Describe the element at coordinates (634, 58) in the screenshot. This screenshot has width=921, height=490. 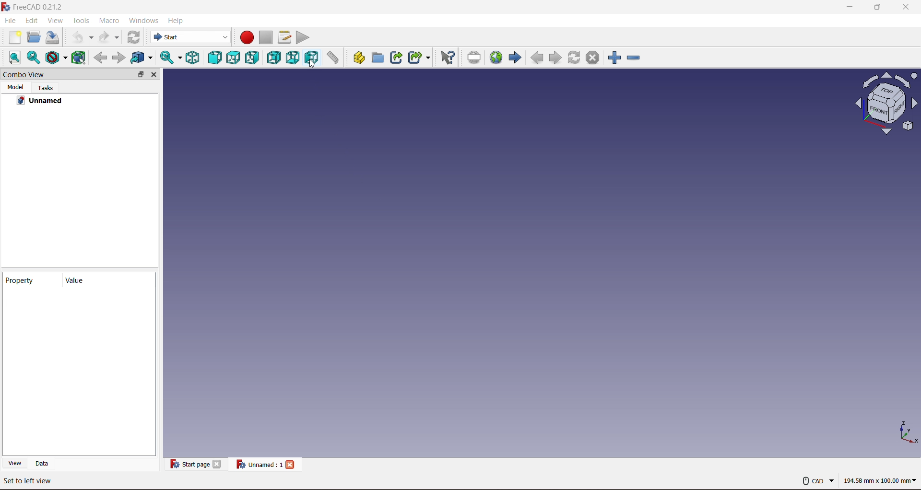
I see `Zoom out` at that location.